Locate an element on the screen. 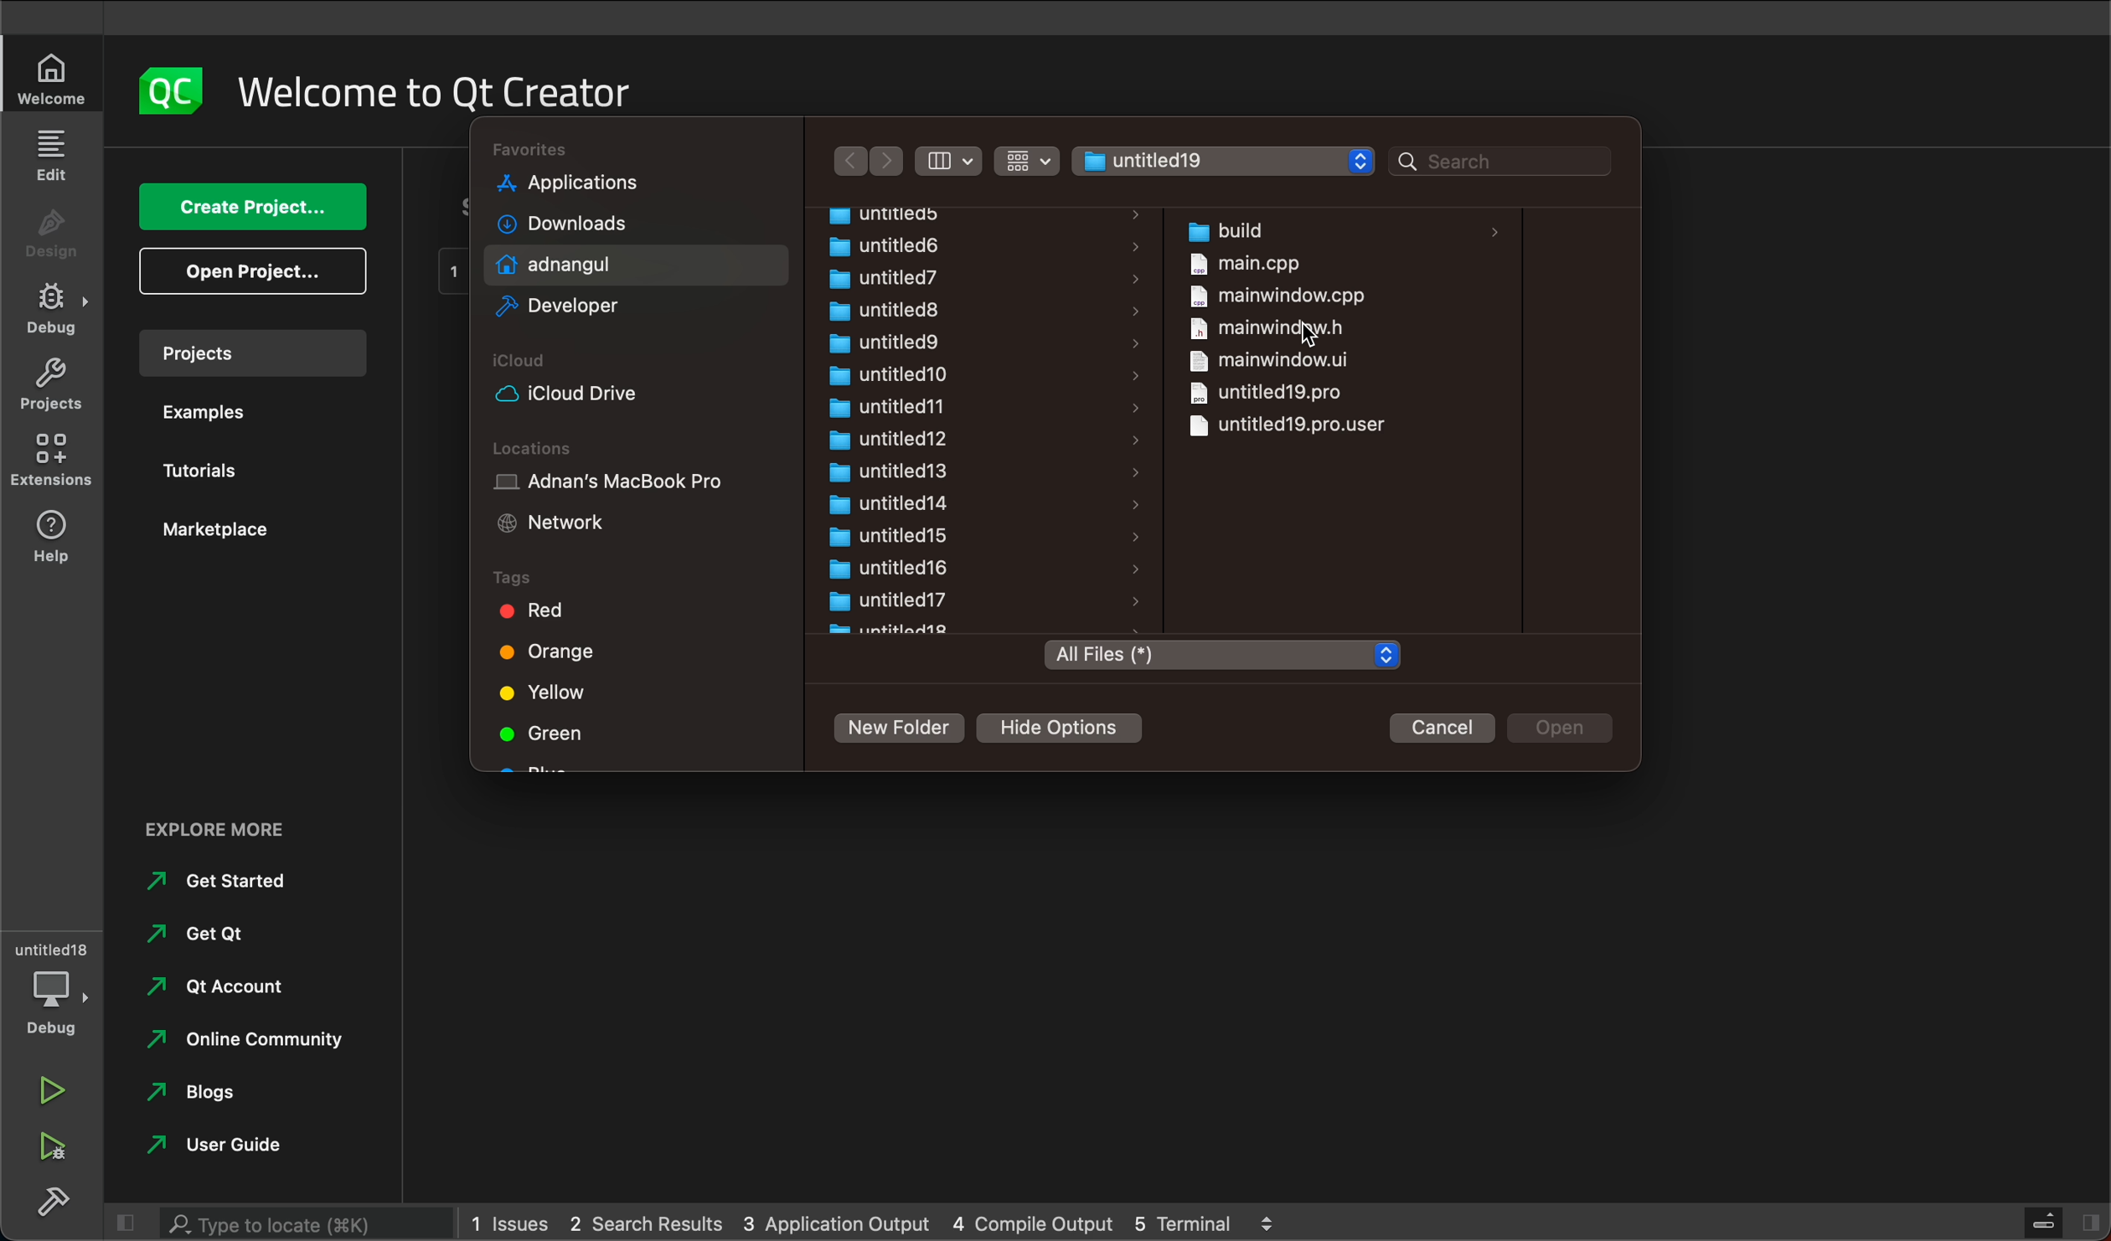  adnan's macbook pro is located at coordinates (634, 485).